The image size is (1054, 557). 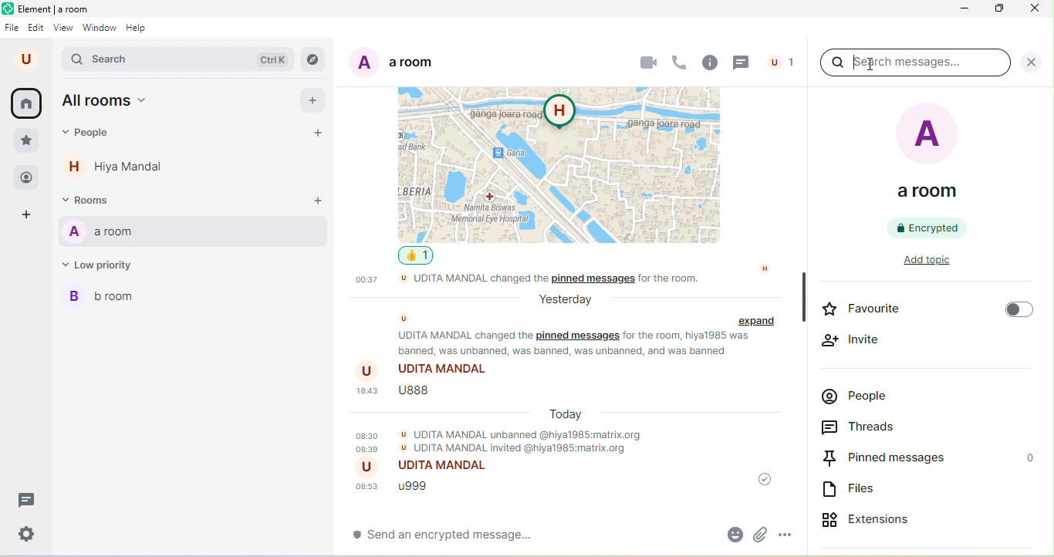 I want to click on emoji, so click(x=731, y=534).